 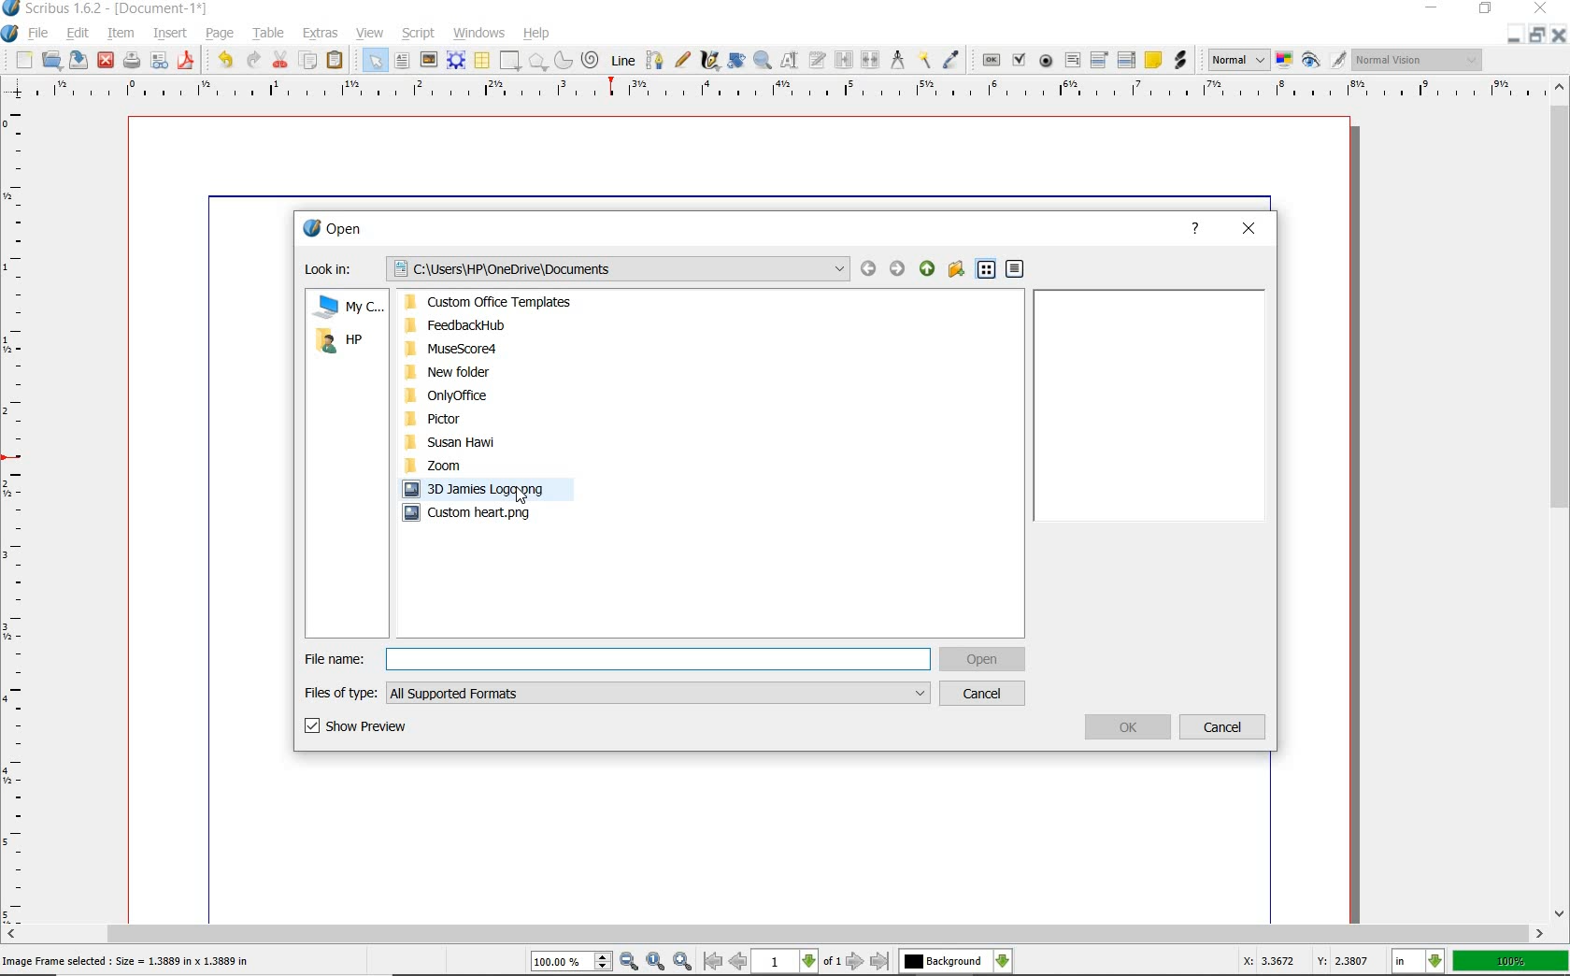 I want to click on Open, so click(x=341, y=232).